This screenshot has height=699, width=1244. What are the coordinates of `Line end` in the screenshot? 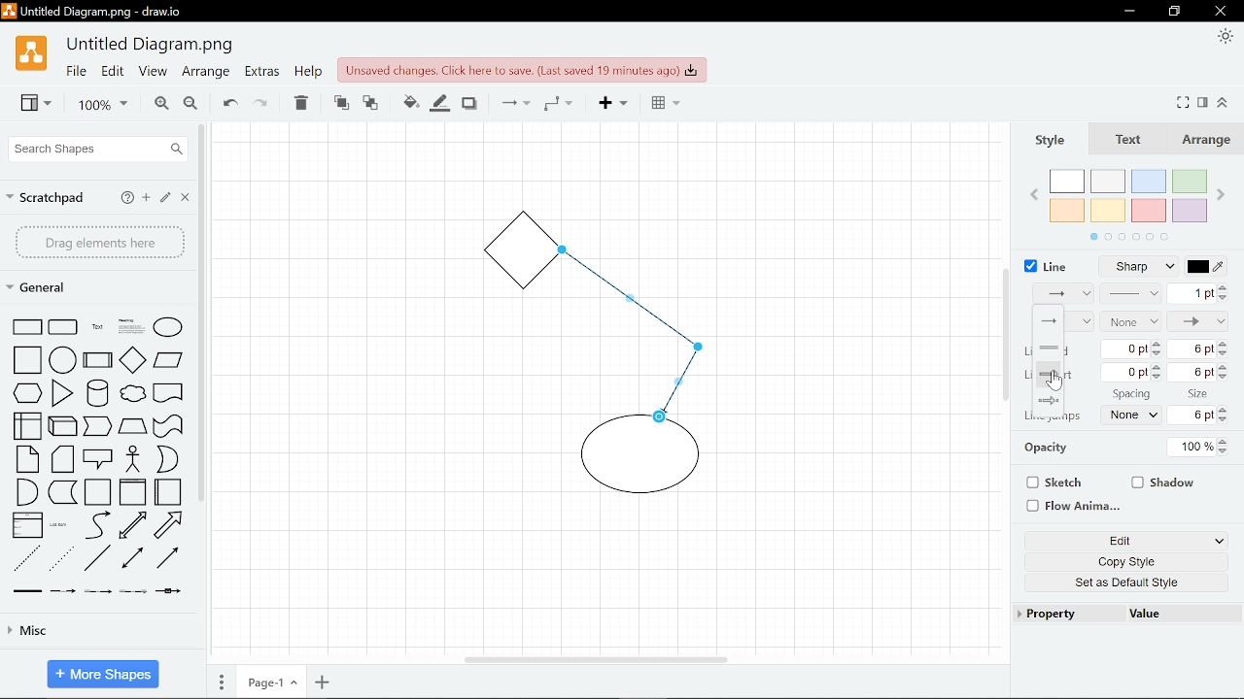 It's located at (1198, 320).